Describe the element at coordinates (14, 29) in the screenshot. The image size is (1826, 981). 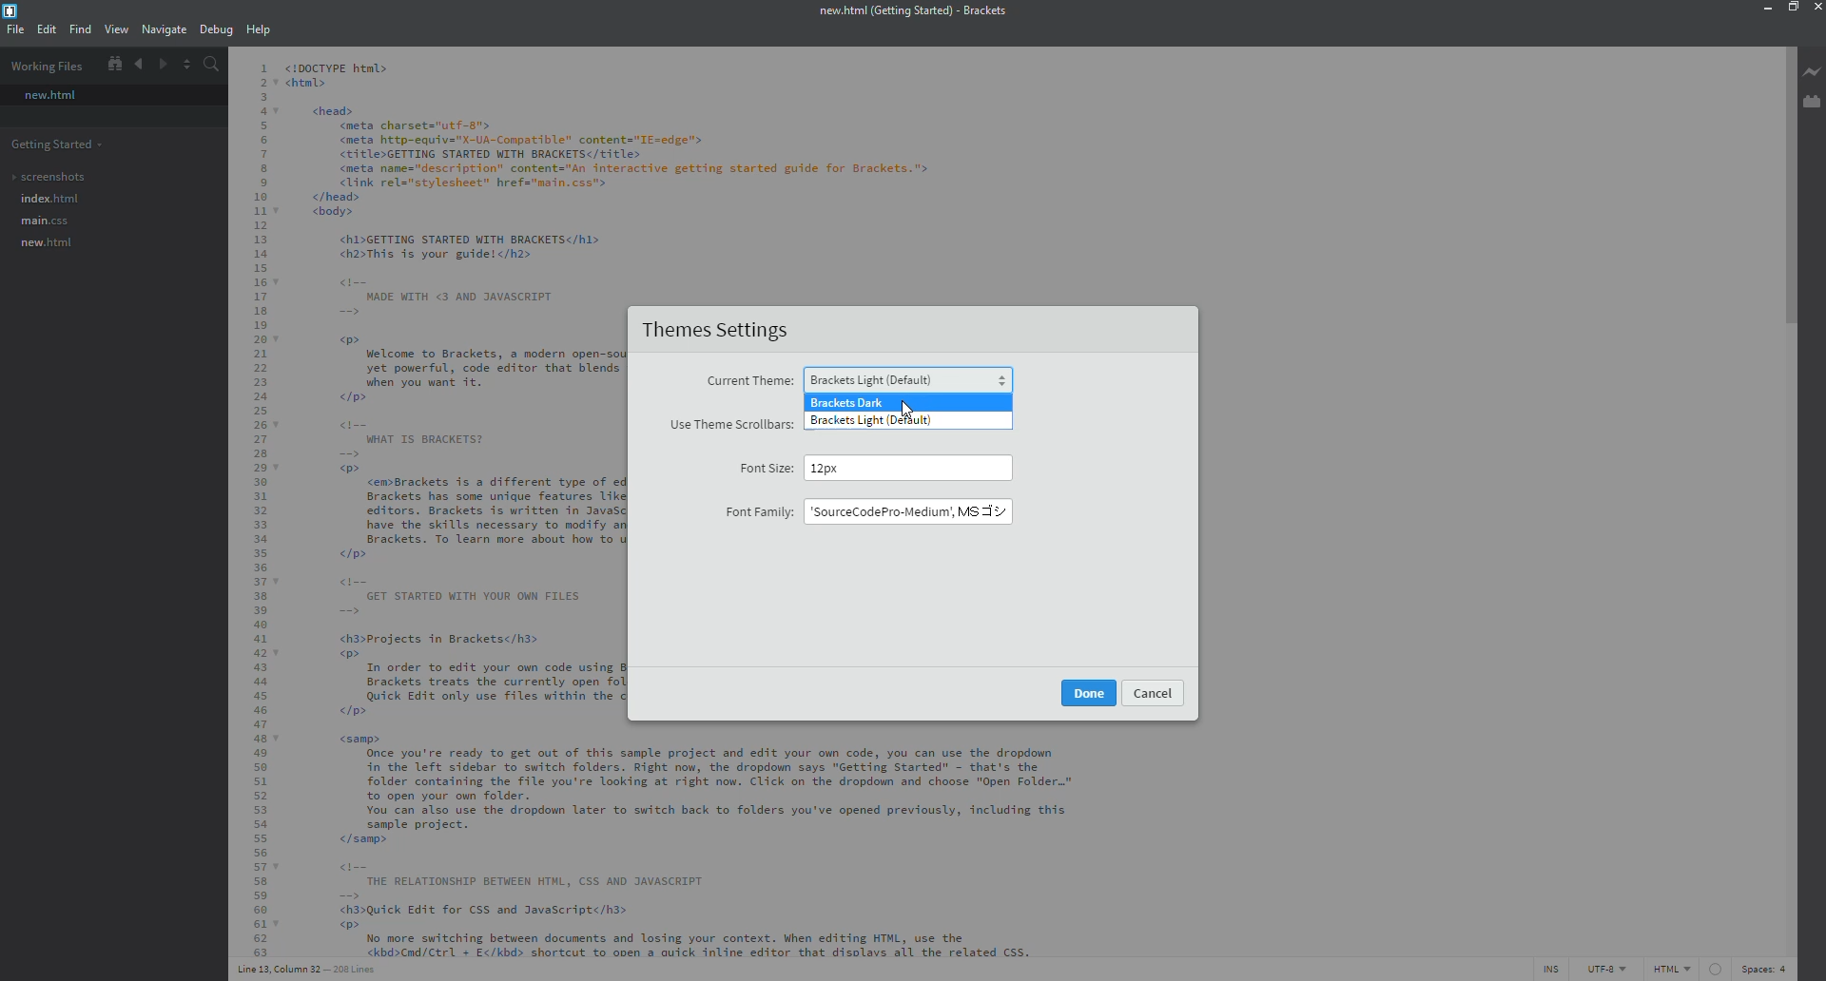
I see `file` at that location.